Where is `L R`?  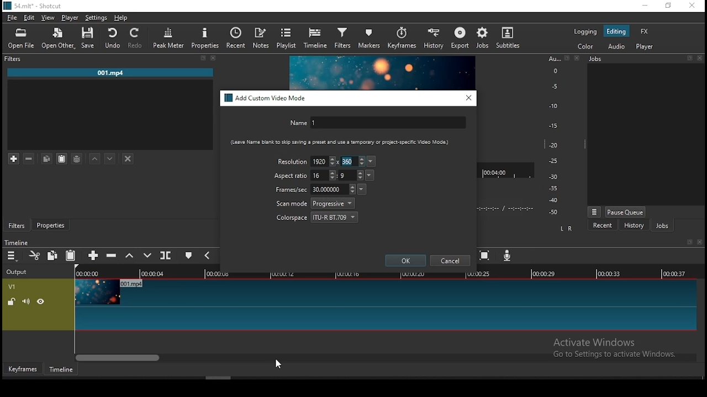 L R is located at coordinates (567, 229).